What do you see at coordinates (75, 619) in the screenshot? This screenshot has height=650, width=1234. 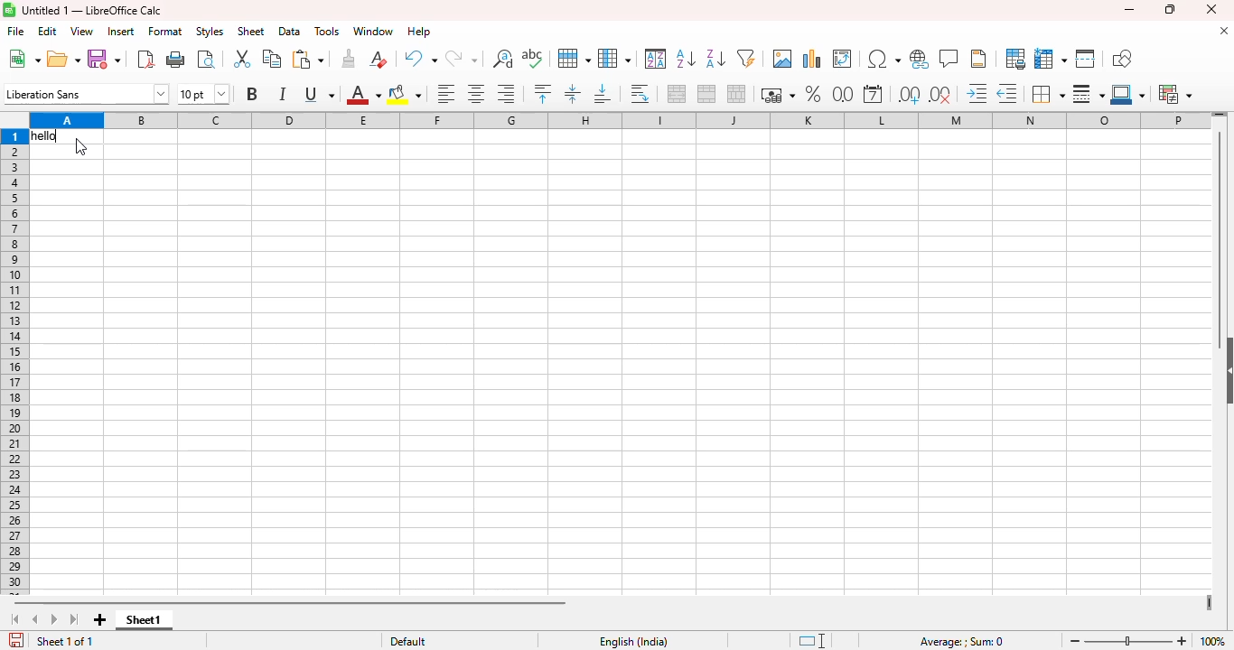 I see `scroll to last sheet` at bounding box center [75, 619].